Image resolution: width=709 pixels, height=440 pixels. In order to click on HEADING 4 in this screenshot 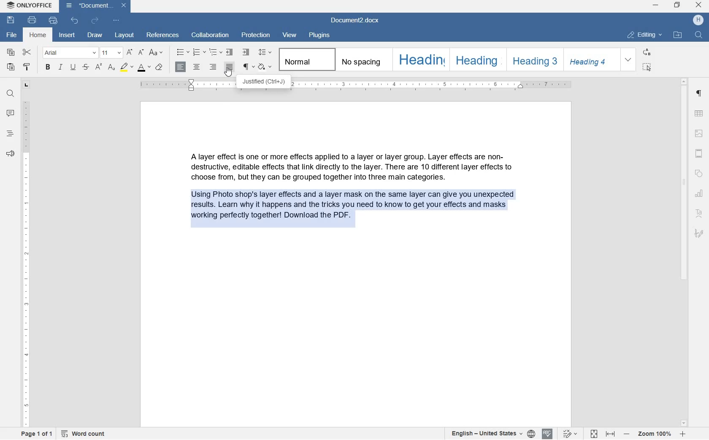, I will do `click(589, 60)`.